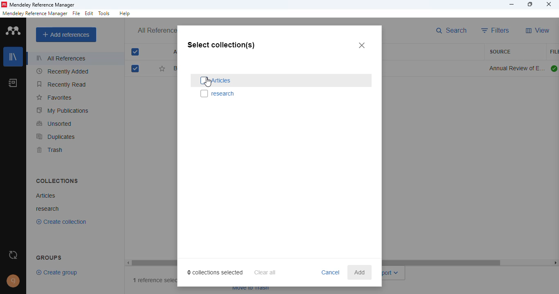  What do you see at coordinates (266, 272) in the screenshot?
I see `clear all` at bounding box center [266, 272].